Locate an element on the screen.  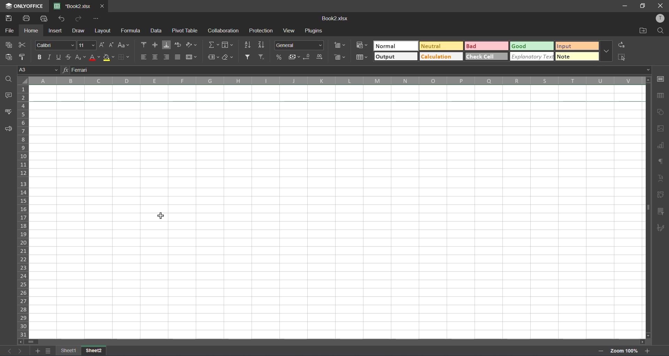
align top is located at coordinates (142, 45).